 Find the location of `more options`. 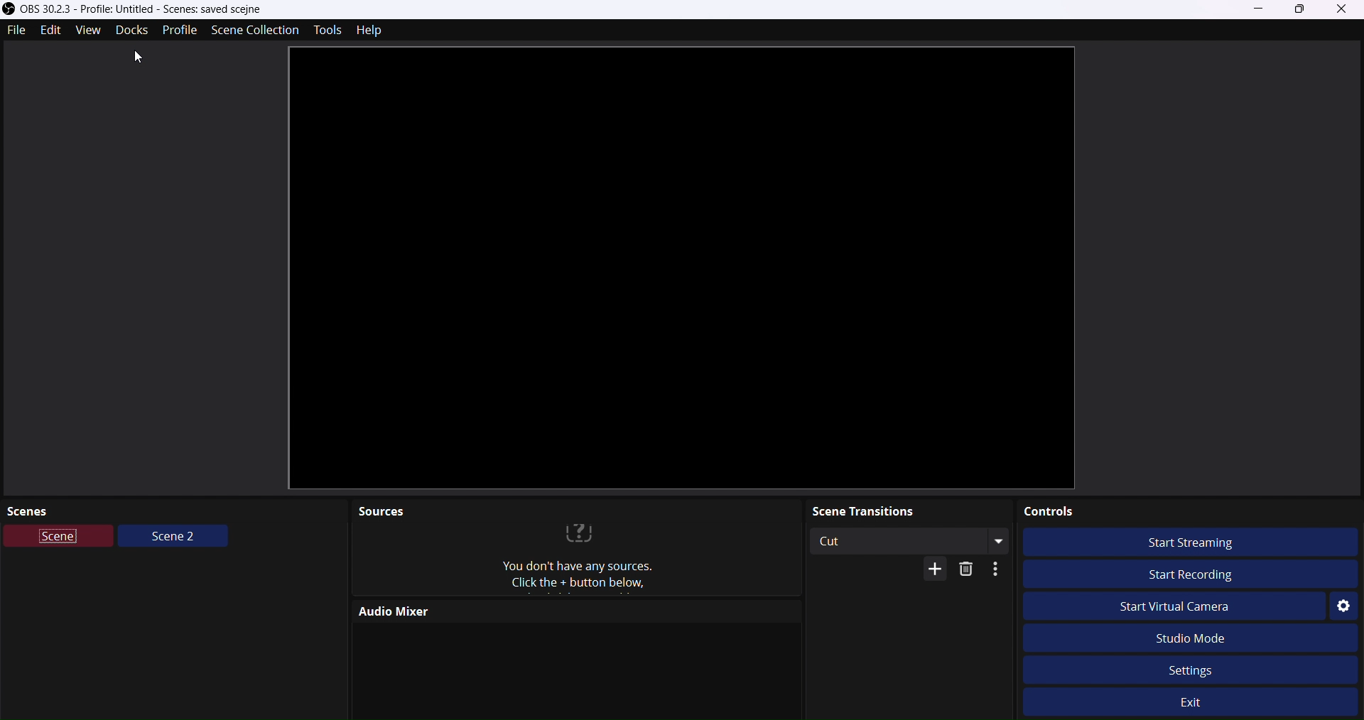

more options is located at coordinates (997, 541).